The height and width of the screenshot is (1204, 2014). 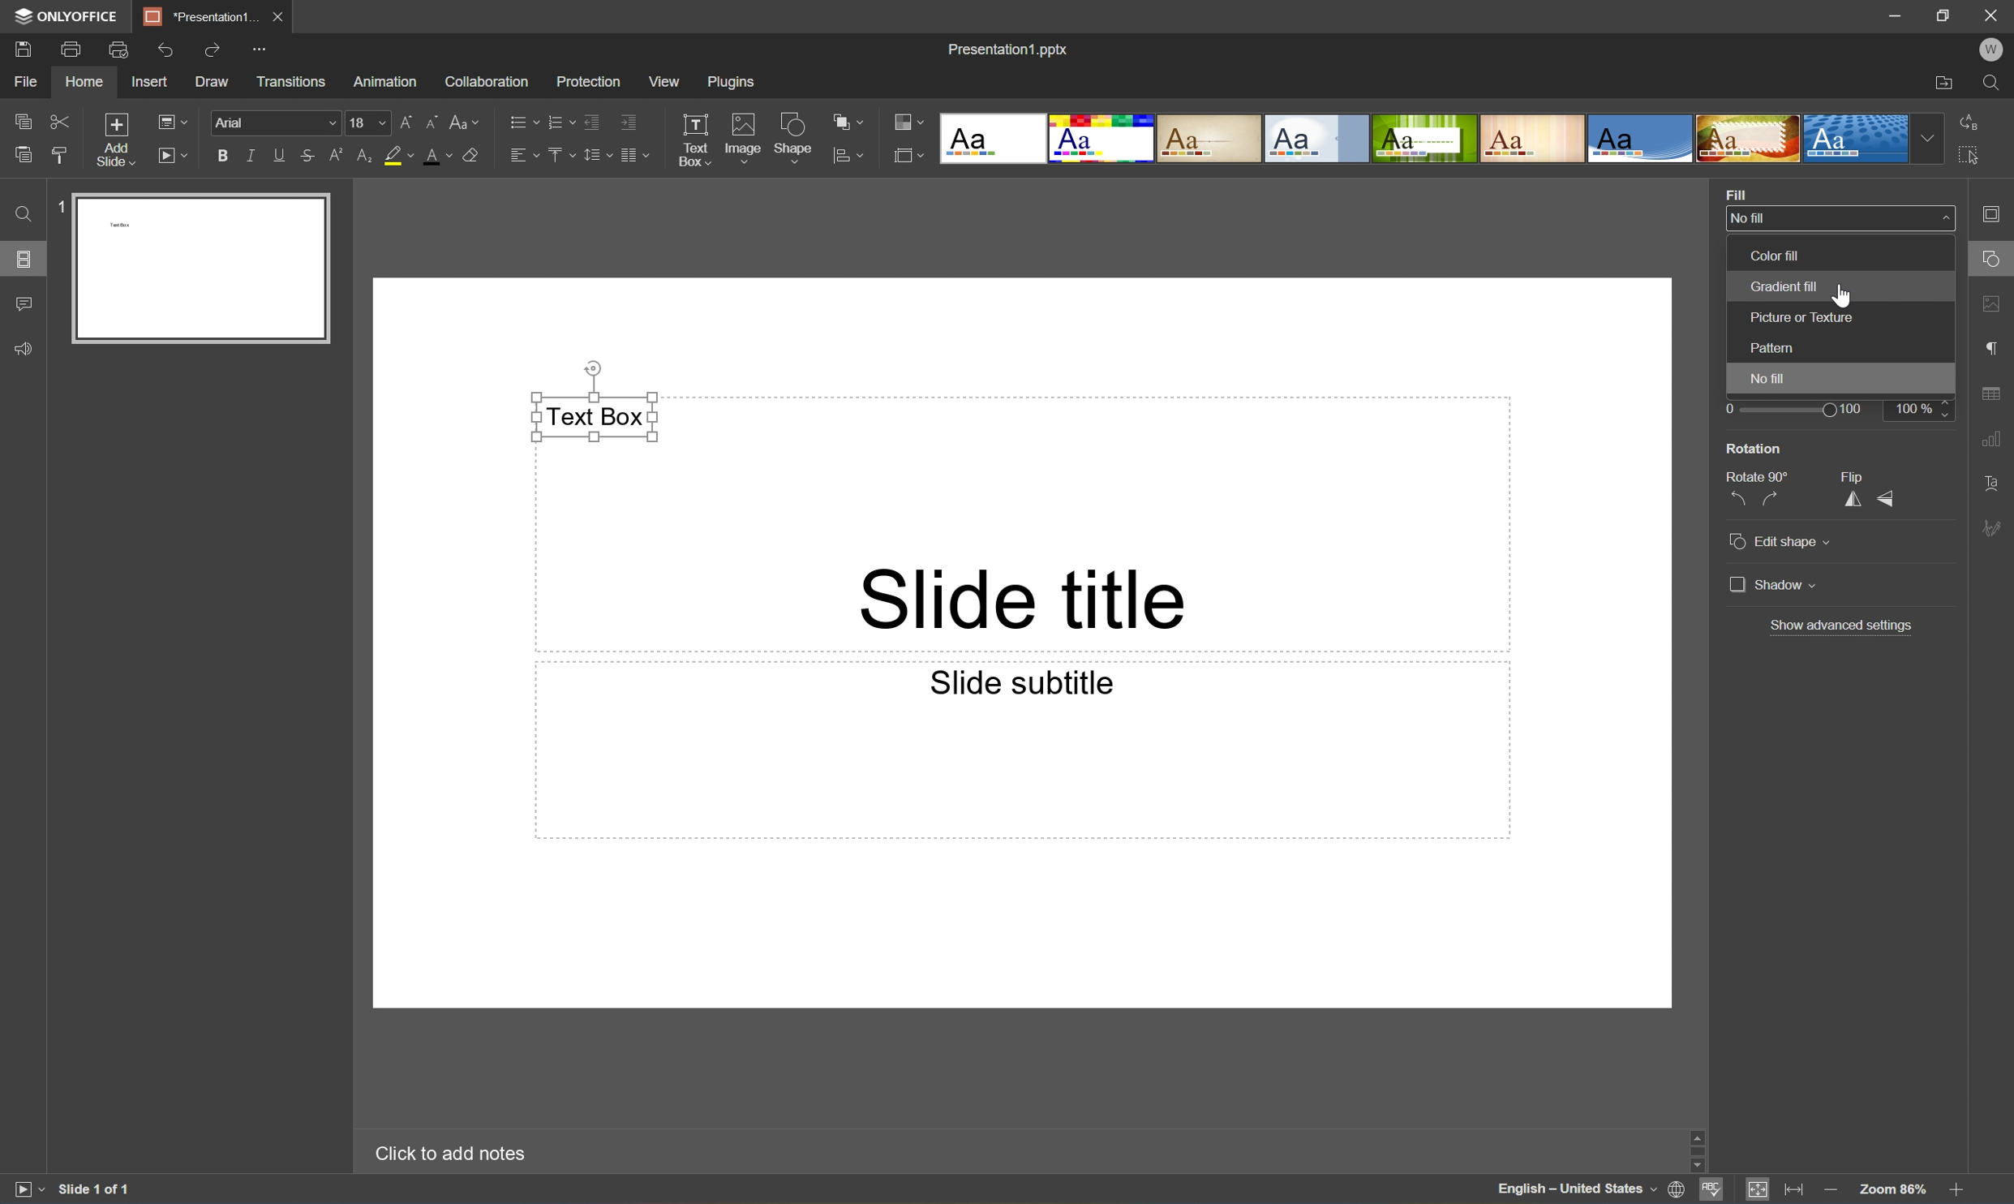 What do you see at coordinates (1925, 410) in the screenshot?
I see `100%` at bounding box center [1925, 410].